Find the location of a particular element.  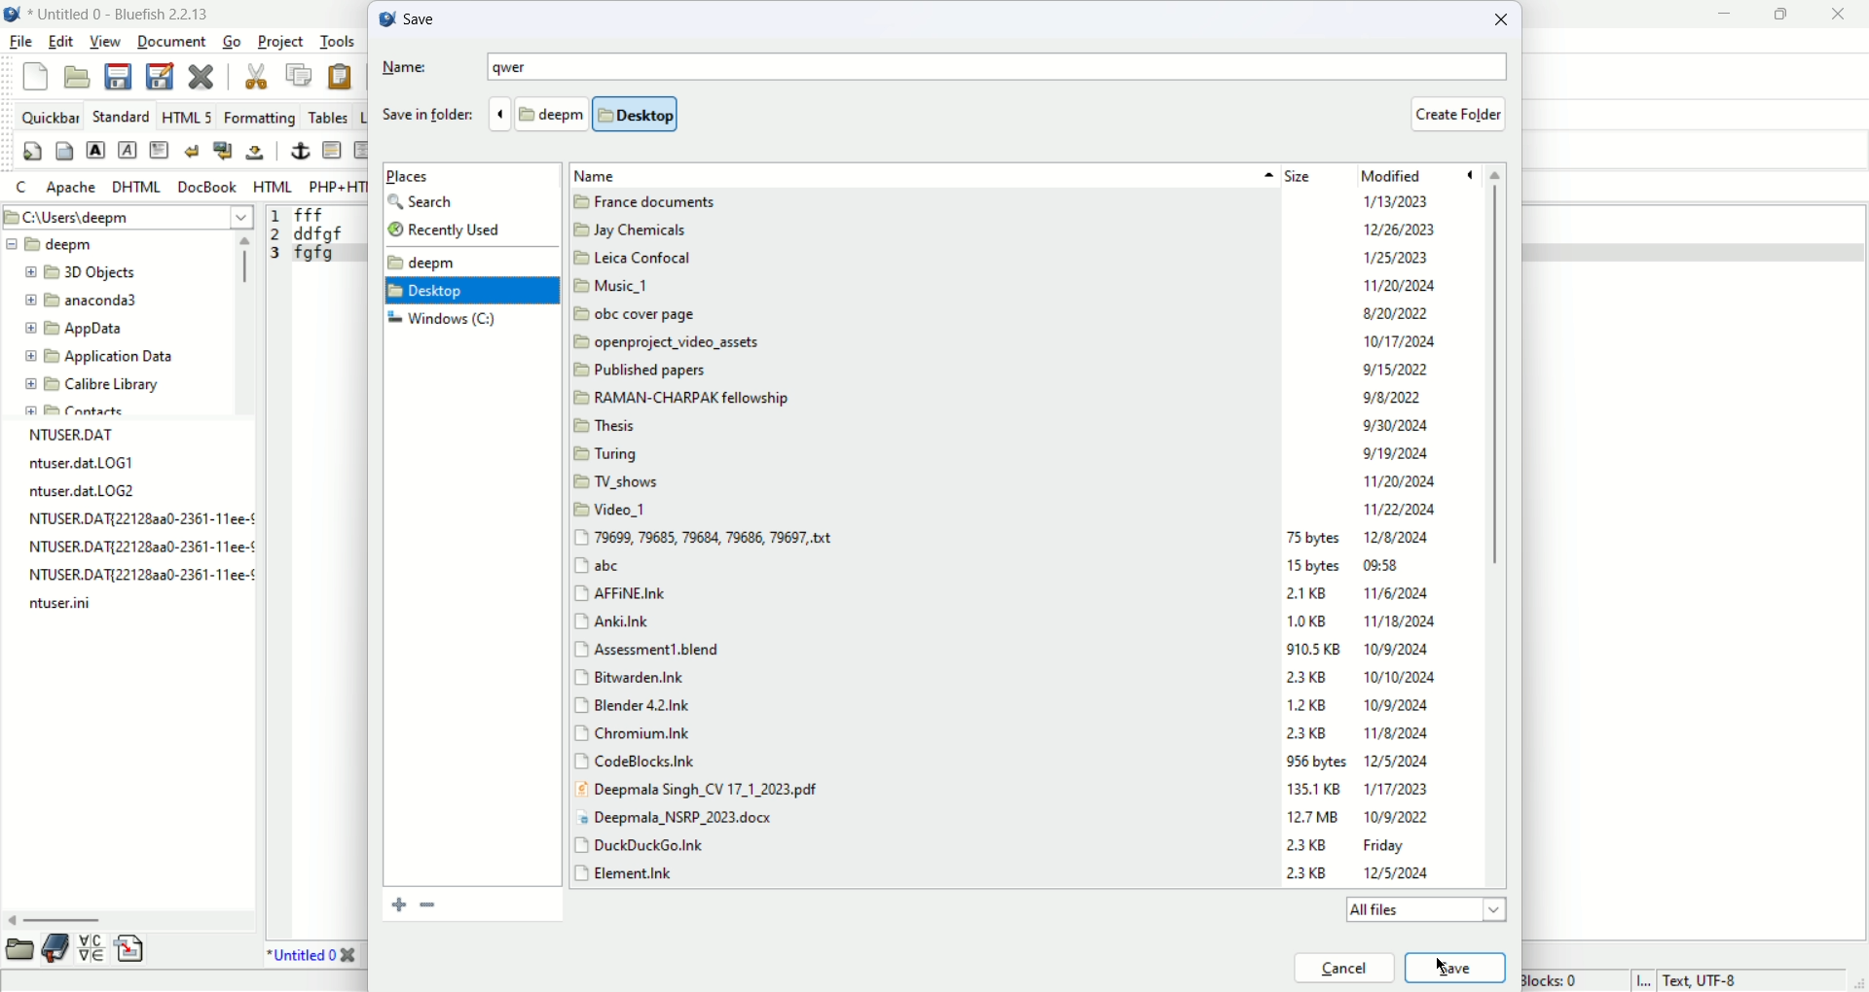

break is located at coordinates (194, 152).